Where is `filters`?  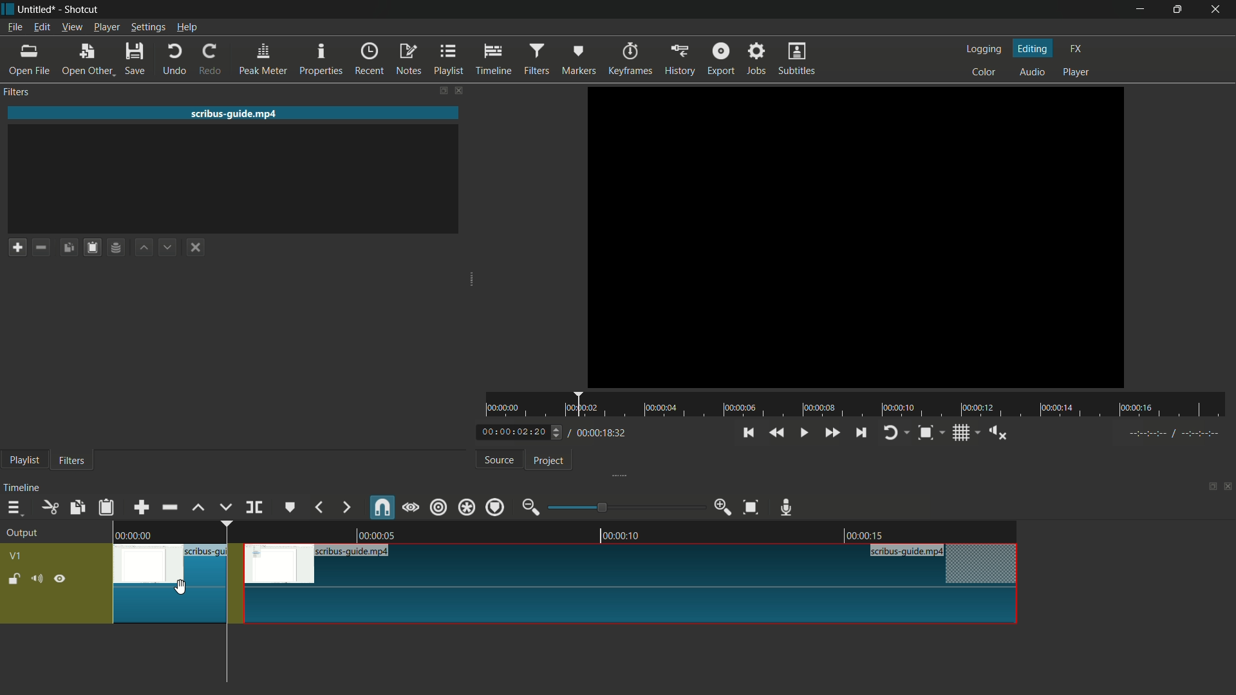 filters is located at coordinates (71, 459).